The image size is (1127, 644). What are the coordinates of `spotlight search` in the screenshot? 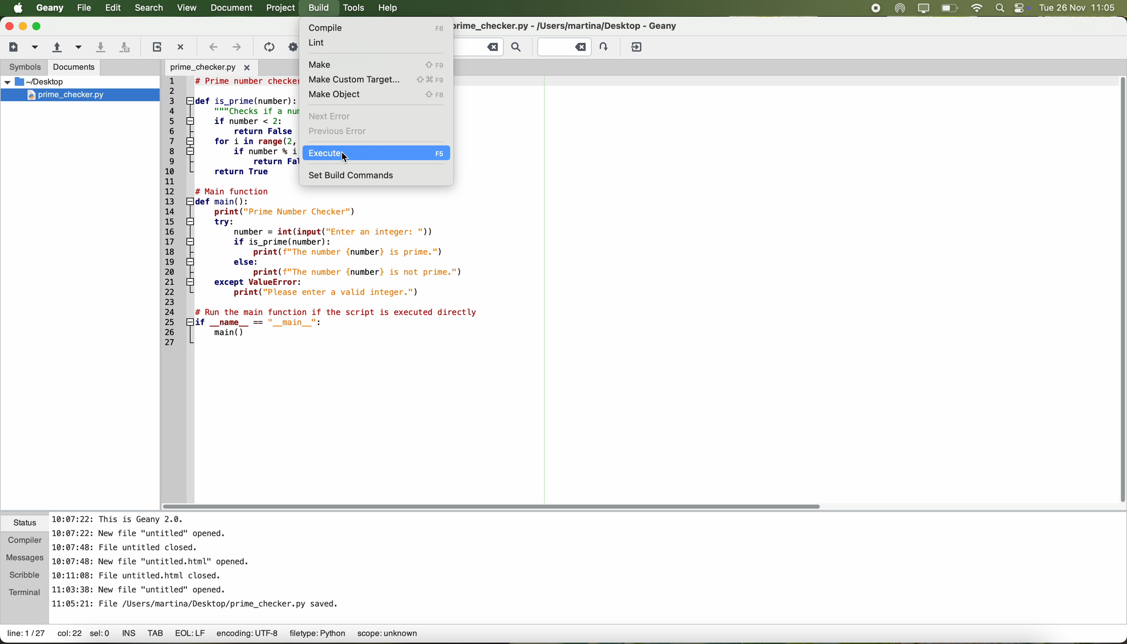 It's located at (1000, 8).